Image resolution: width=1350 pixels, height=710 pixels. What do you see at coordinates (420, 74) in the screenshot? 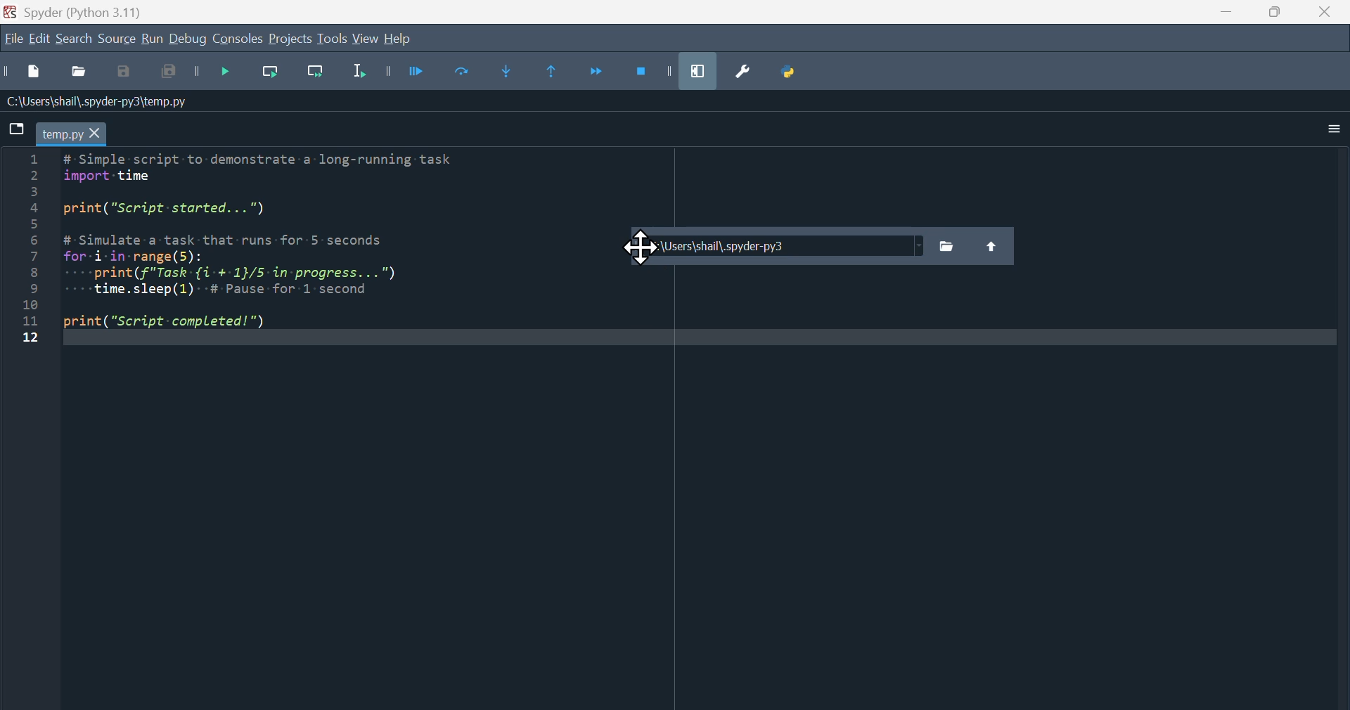
I see `Debug files` at bounding box center [420, 74].